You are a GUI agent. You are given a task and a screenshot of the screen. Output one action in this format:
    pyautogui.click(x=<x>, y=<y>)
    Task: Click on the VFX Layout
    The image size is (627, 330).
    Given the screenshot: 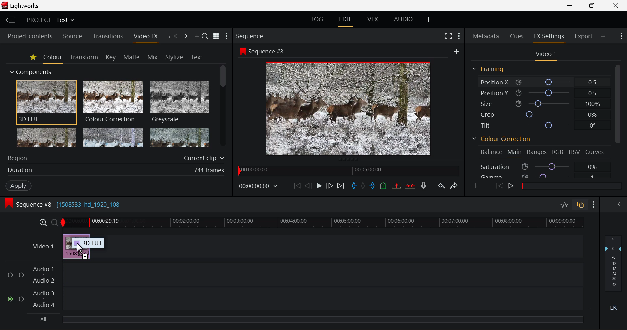 What is the action you would take?
    pyautogui.click(x=374, y=20)
    